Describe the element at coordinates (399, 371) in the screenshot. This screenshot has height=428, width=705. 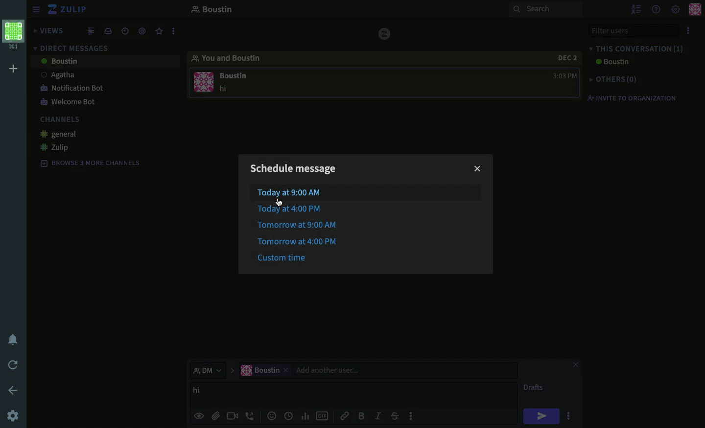
I see `add user` at that location.